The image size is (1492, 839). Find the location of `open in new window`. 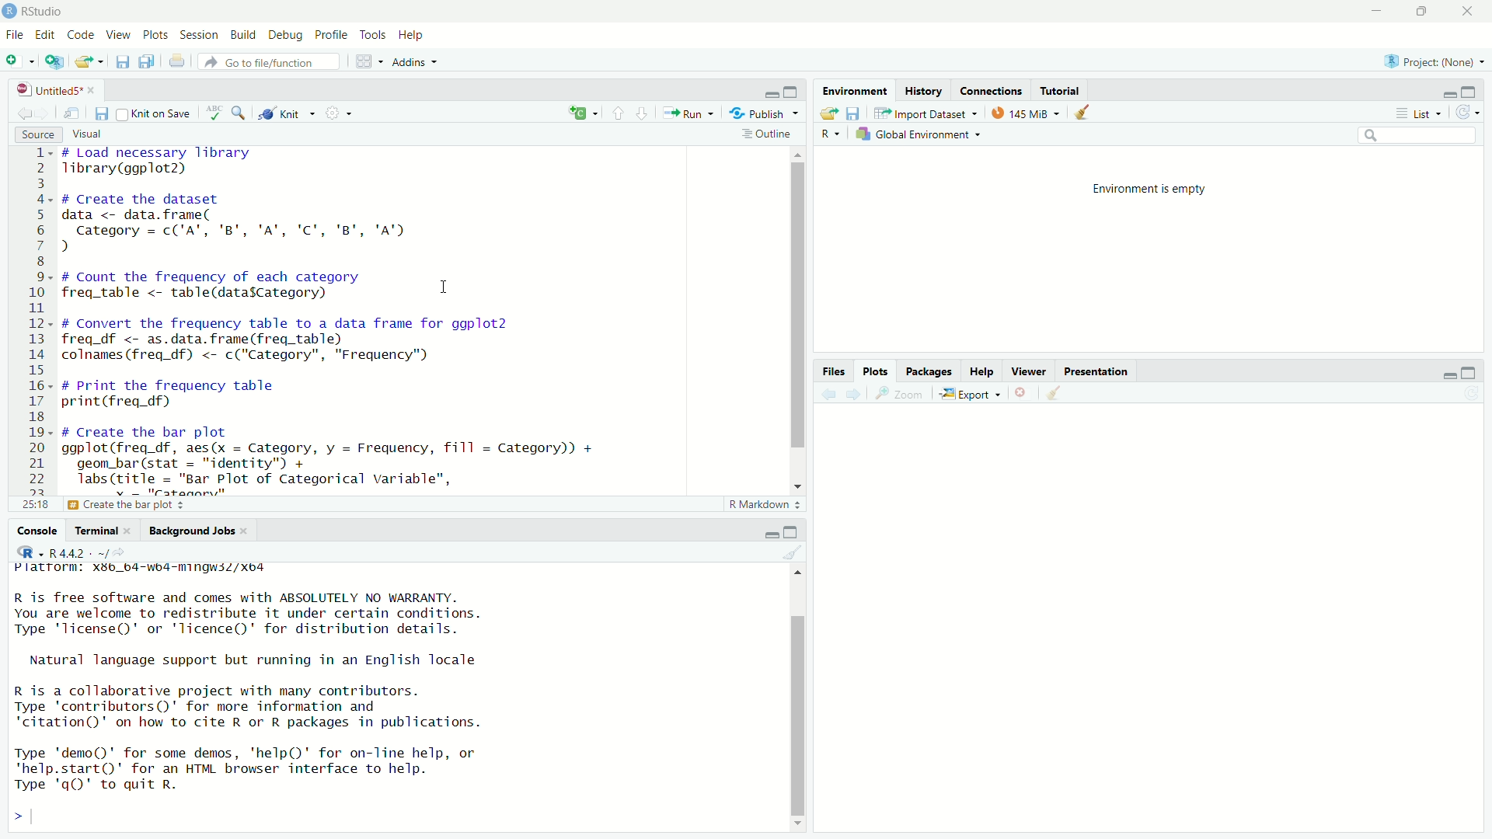

open in new window is located at coordinates (71, 114).